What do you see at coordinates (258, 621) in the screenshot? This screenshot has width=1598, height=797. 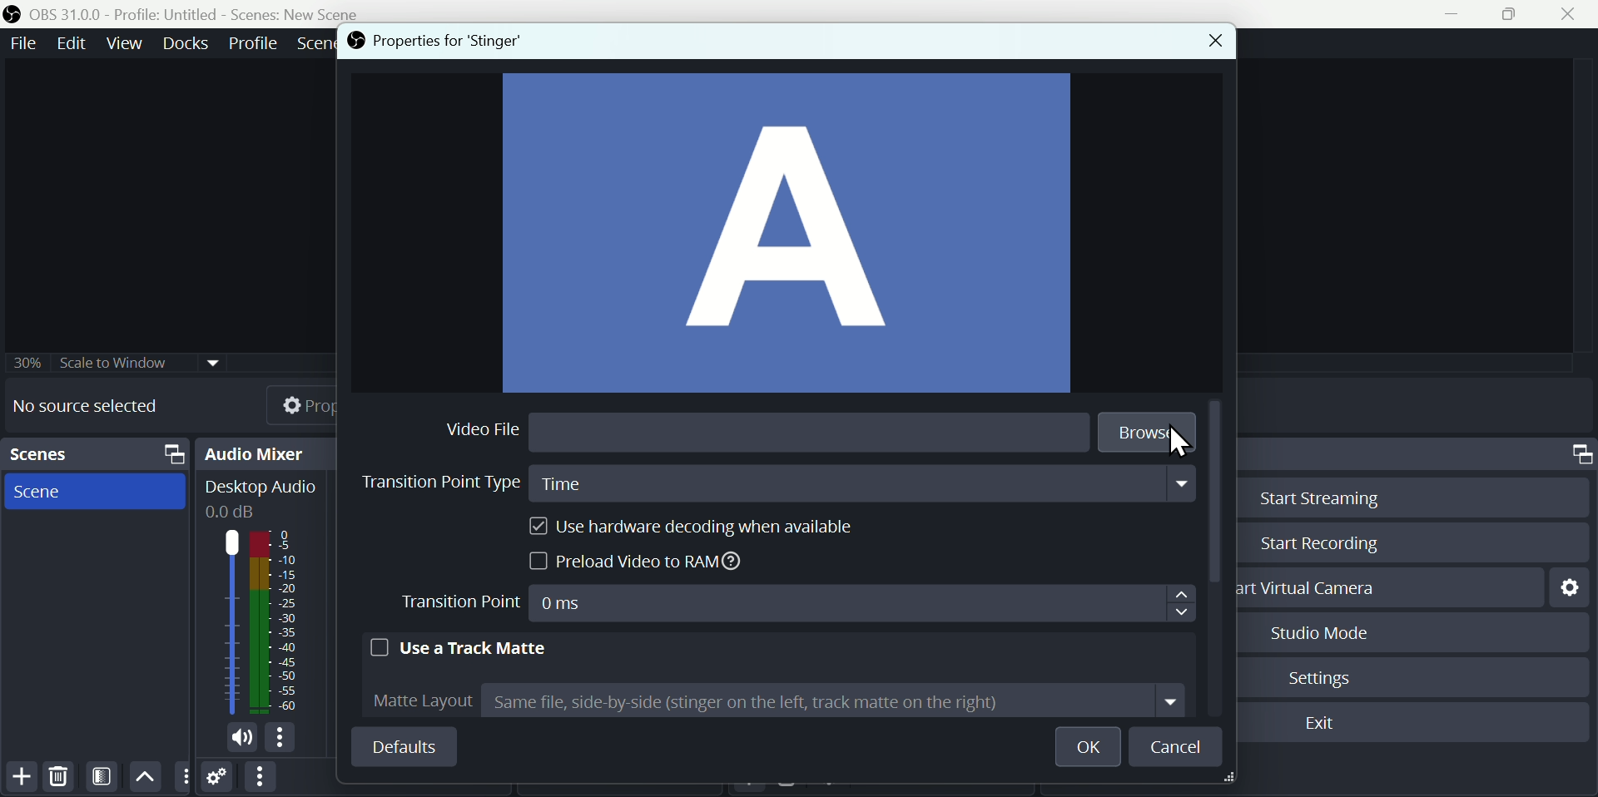 I see `Audio bar` at bounding box center [258, 621].